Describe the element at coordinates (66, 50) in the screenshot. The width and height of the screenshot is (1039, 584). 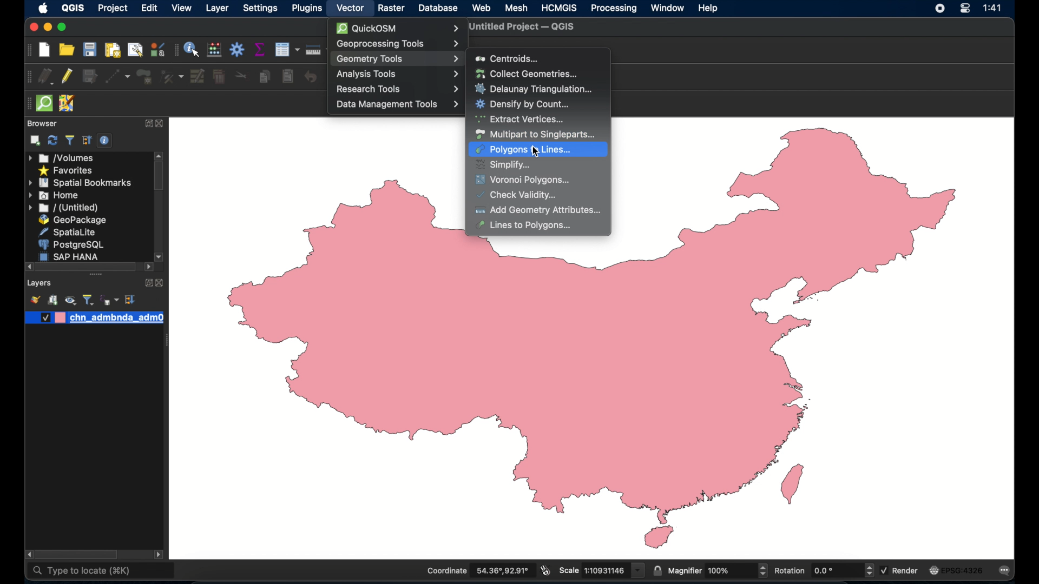
I see `open project` at that location.